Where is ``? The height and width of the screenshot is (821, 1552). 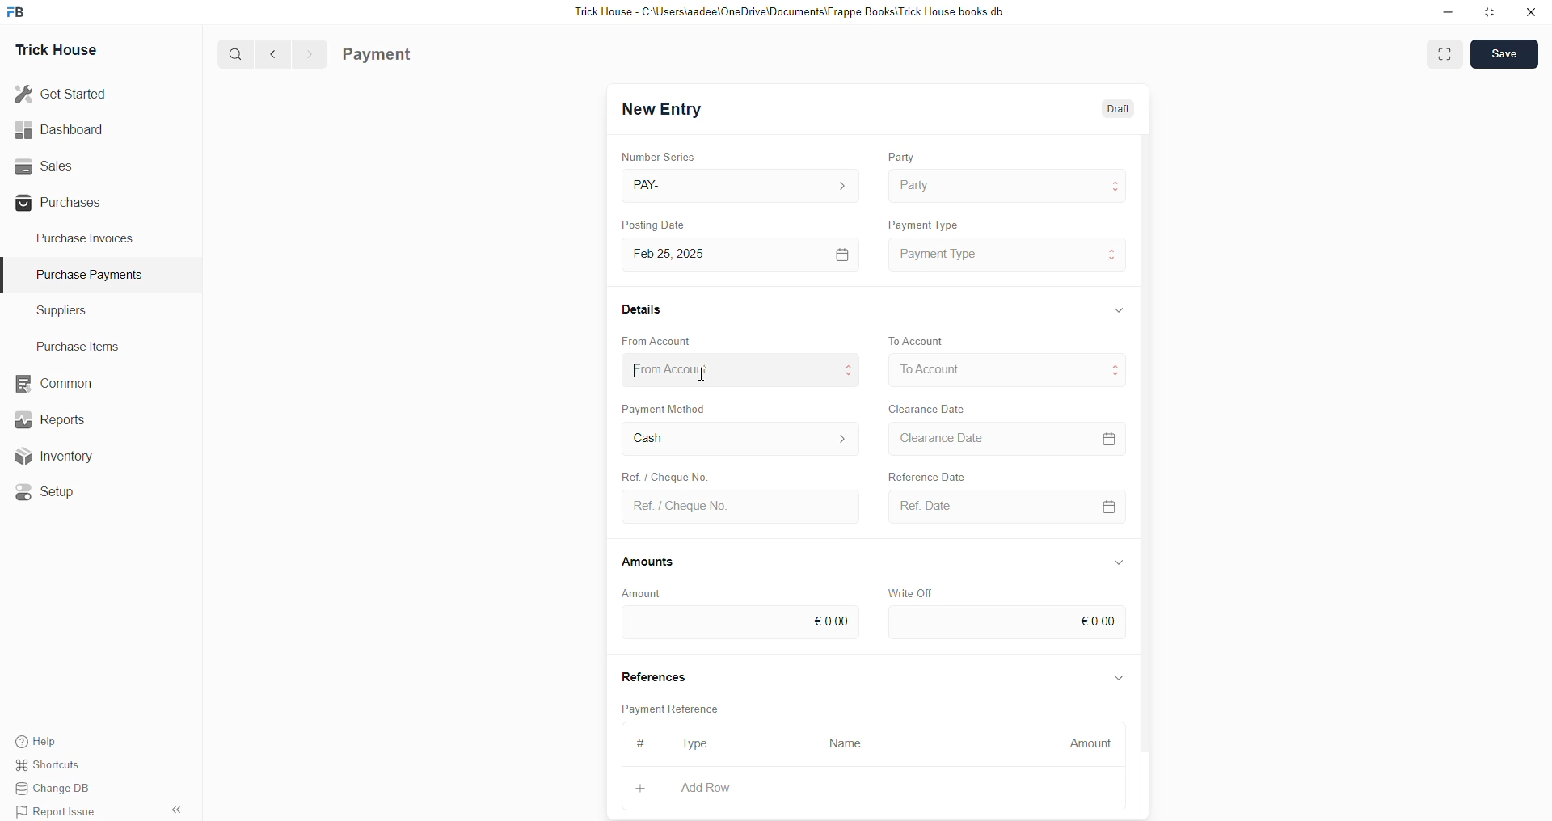  is located at coordinates (1120, 562).